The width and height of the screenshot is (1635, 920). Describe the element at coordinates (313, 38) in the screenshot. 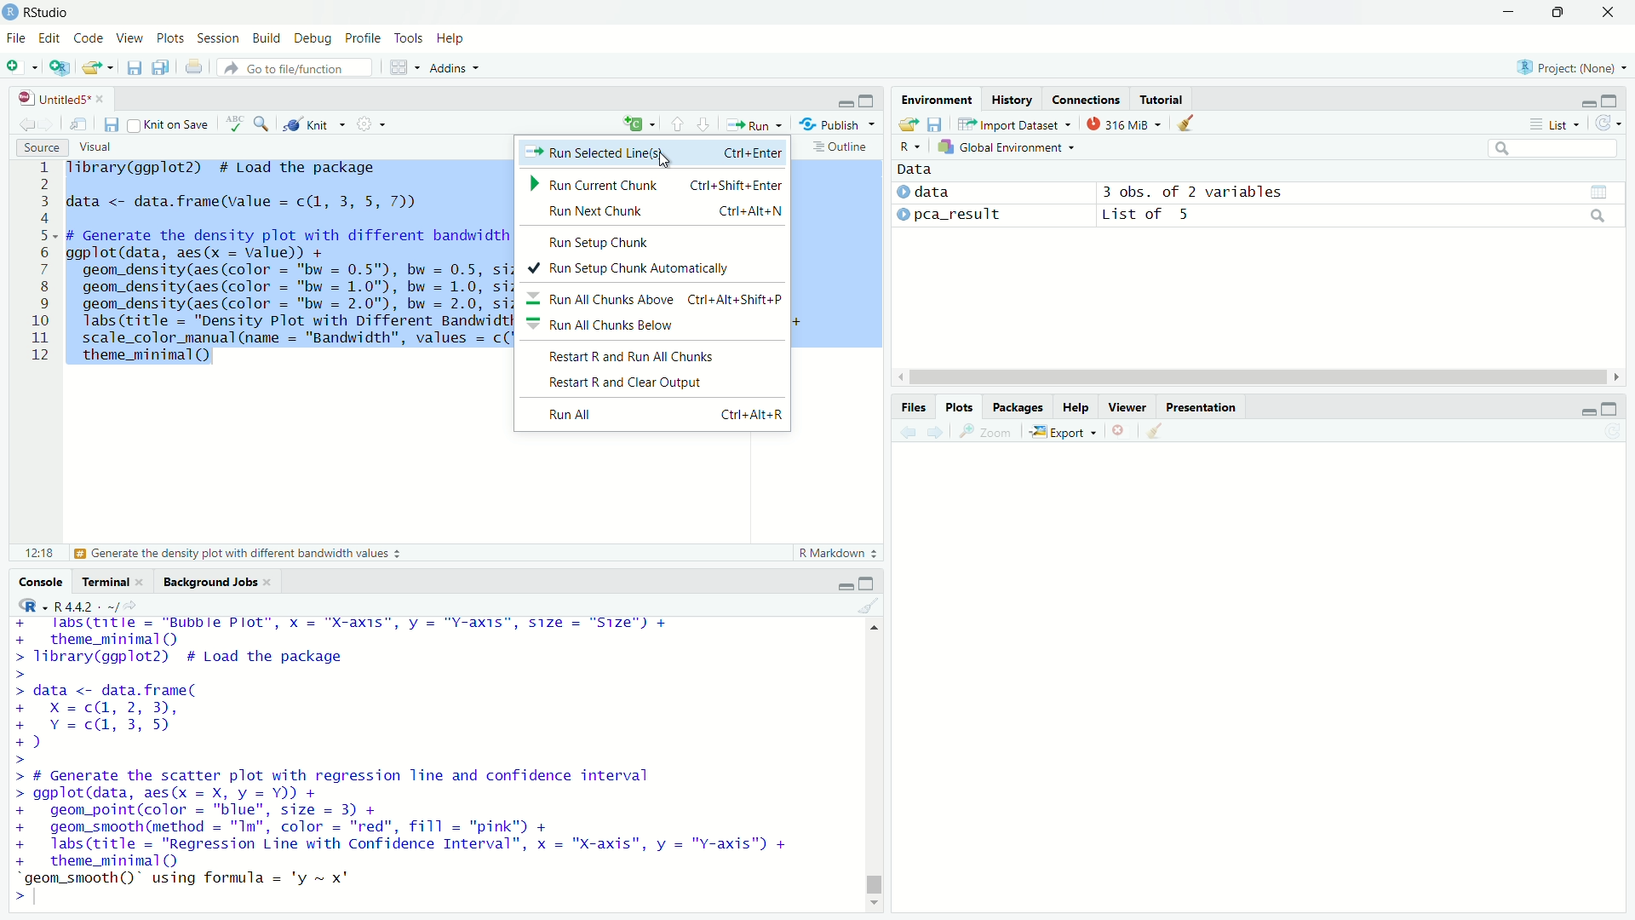

I see `Debug` at that location.